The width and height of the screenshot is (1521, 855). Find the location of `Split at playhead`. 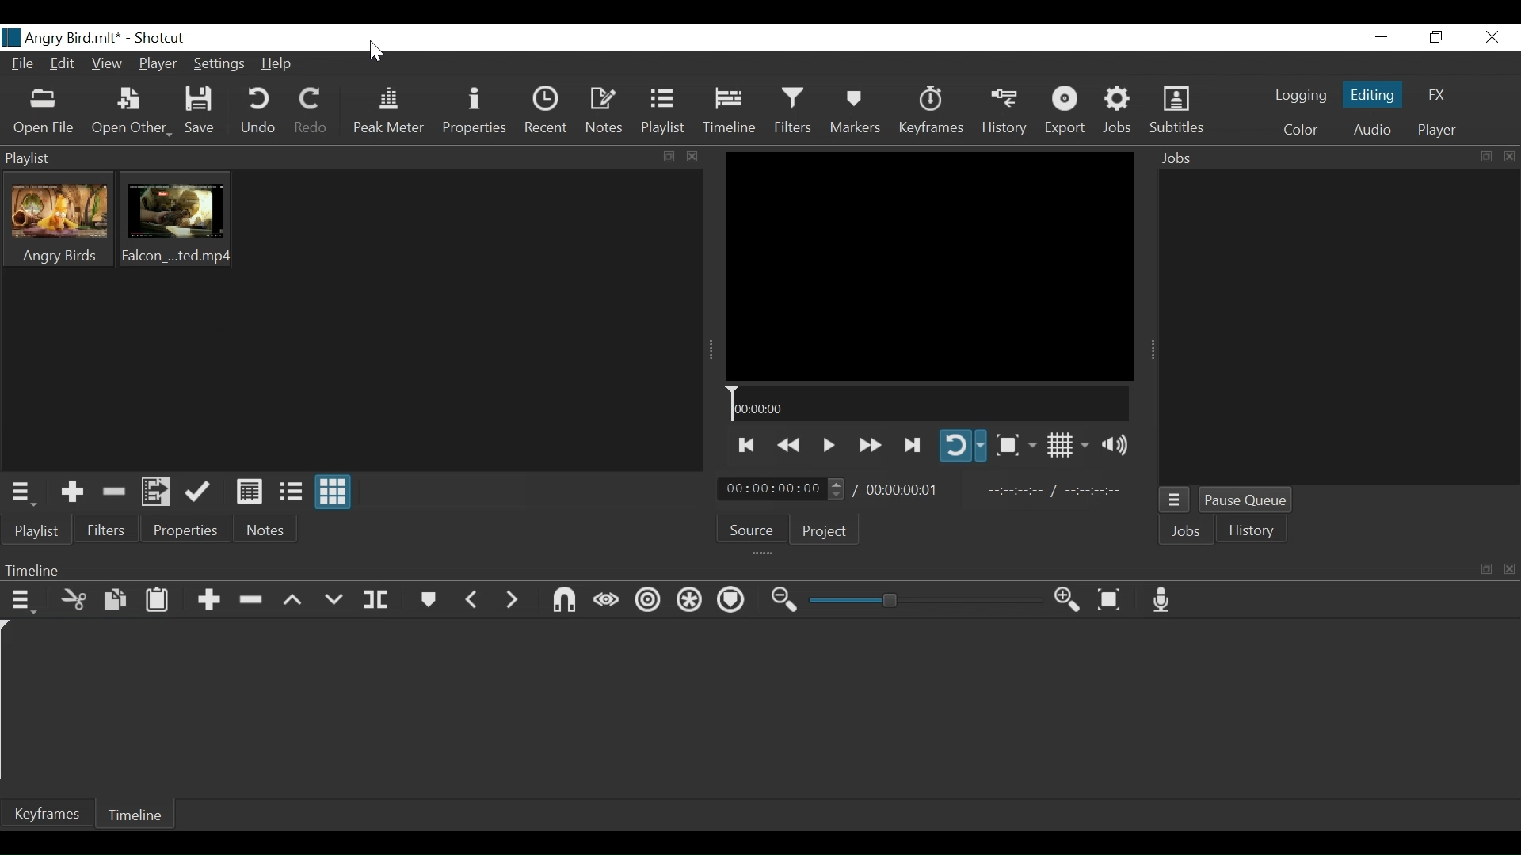

Split at playhead is located at coordinates (376, 599).